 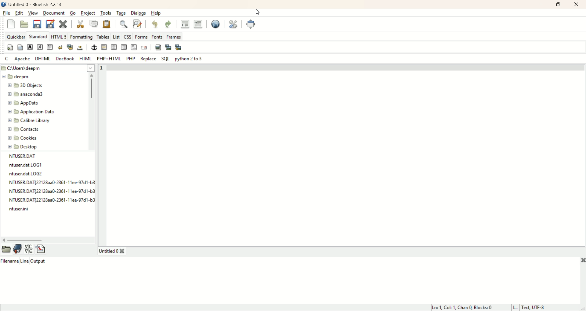 What do you see at coordinates (107, 24) in the screenshot?
I see `paste` at bounding box center [107, 24].